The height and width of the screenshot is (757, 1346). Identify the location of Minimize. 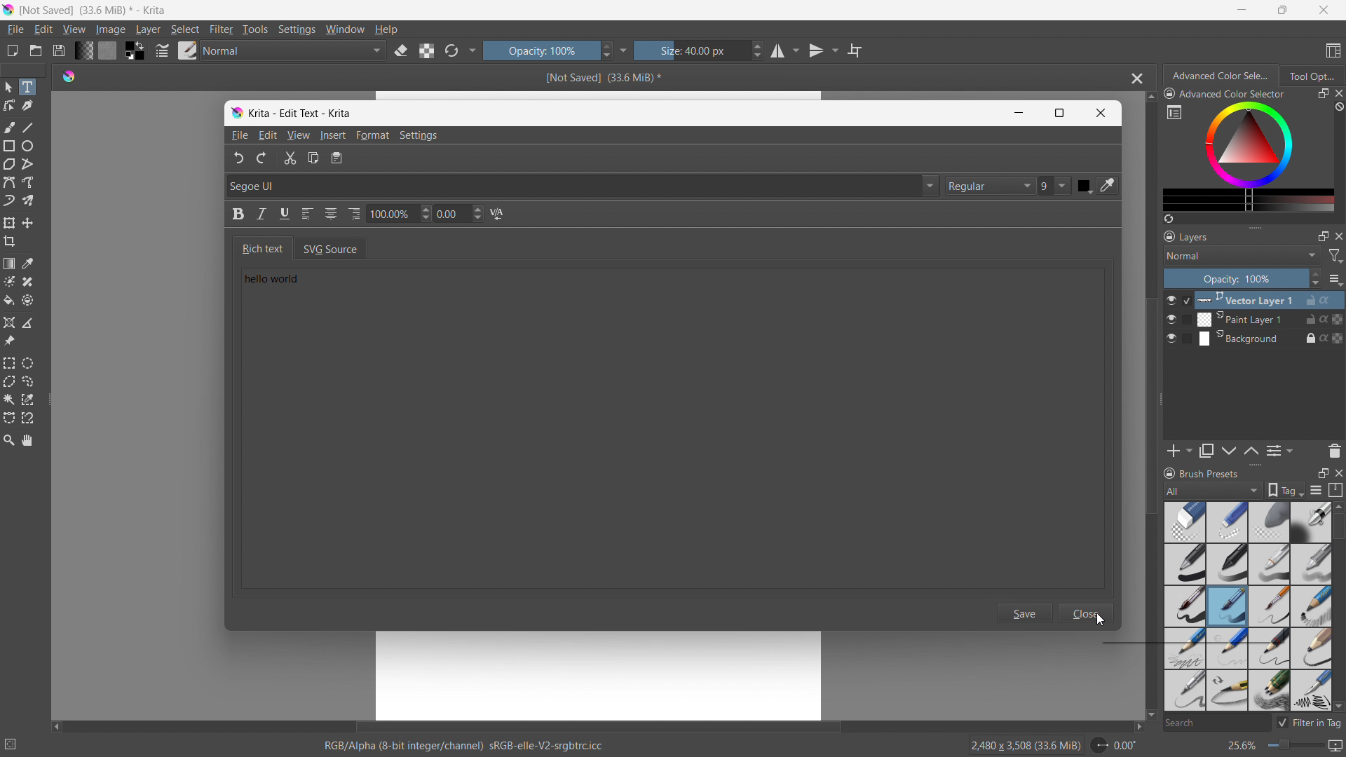
(1016, 113).